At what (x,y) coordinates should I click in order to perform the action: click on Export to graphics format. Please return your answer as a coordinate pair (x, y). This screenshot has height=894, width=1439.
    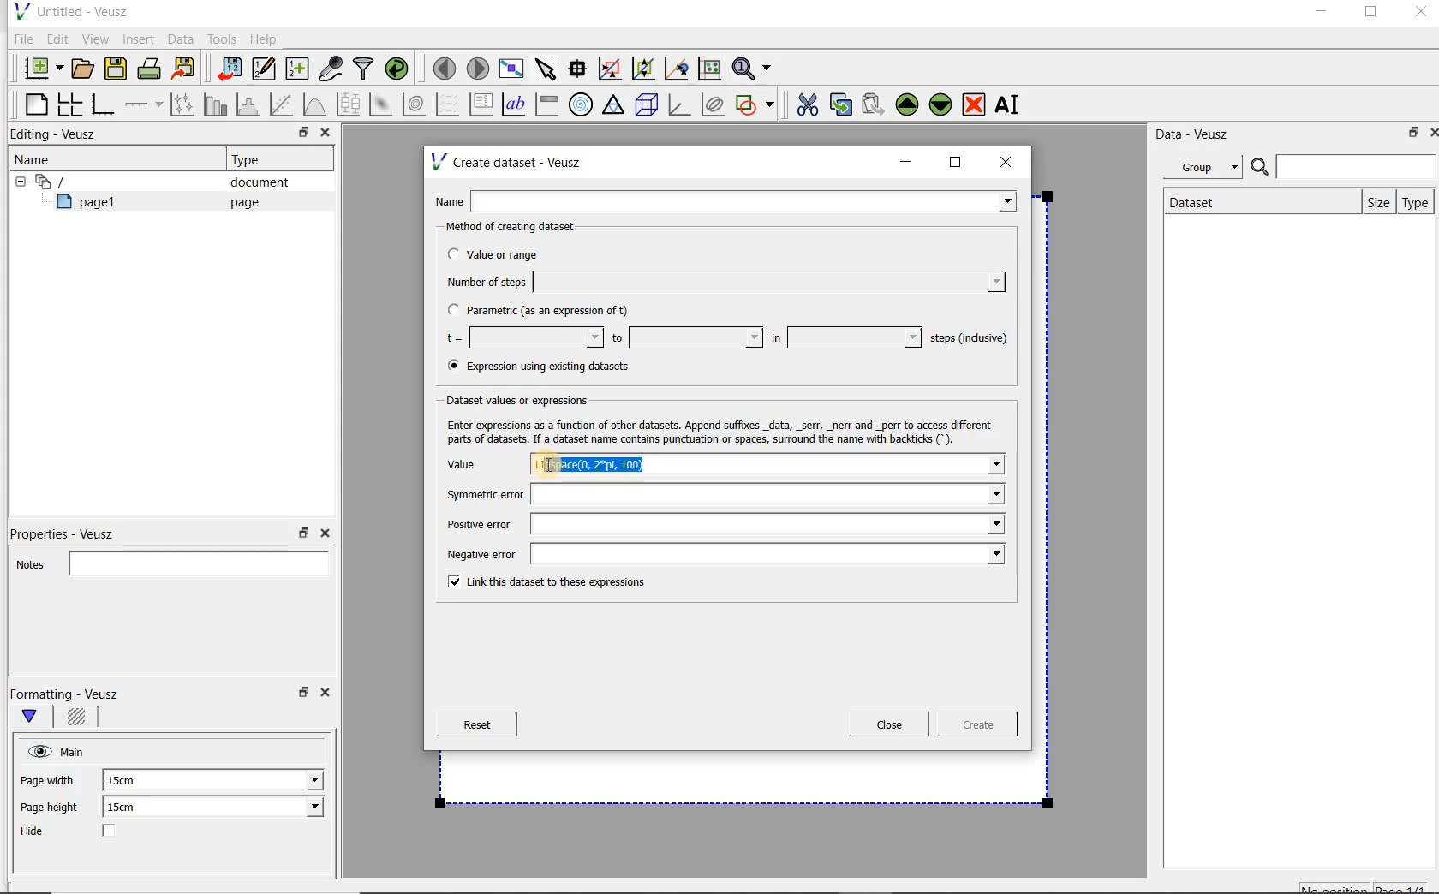
    Looking at the image, I should click on (184, 70).